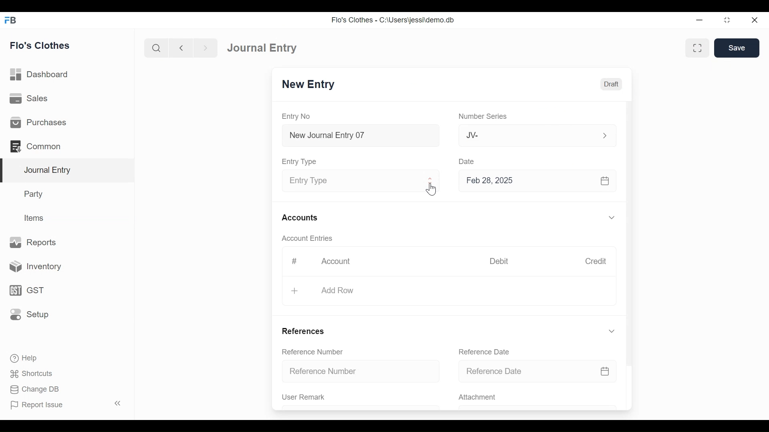 The image size is (769, 432). What do you see at coordinates (613, 331) in the screenshot?
I see `Expand` at bounding box center [613, 331].